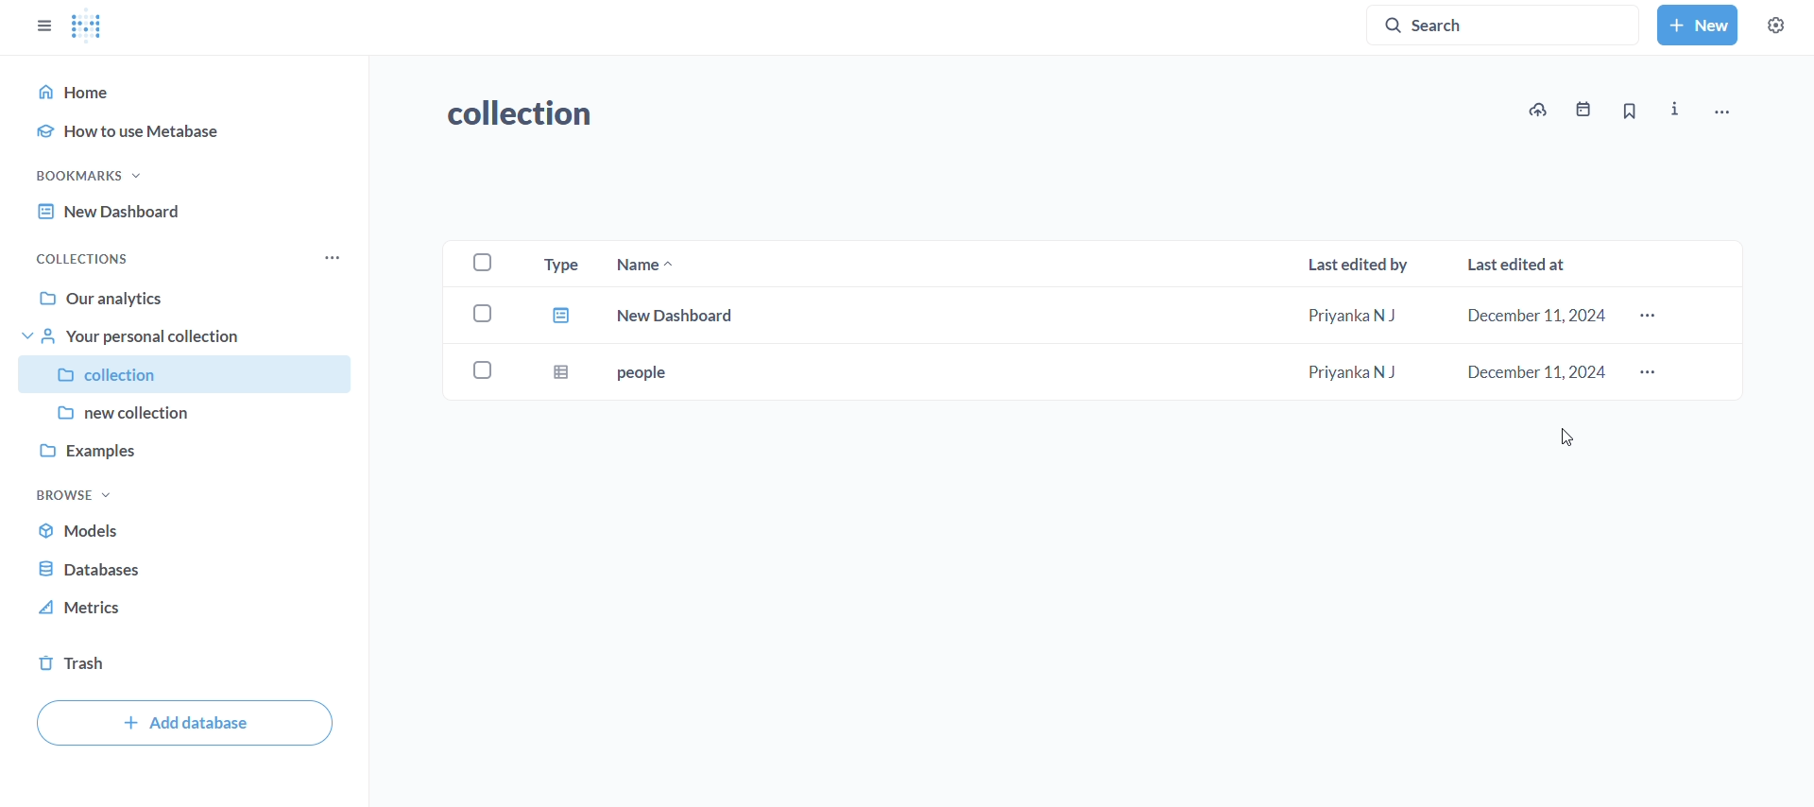  Describe the element at coordinates (1676, 110) in the screenshot. I see `more info` at that location.